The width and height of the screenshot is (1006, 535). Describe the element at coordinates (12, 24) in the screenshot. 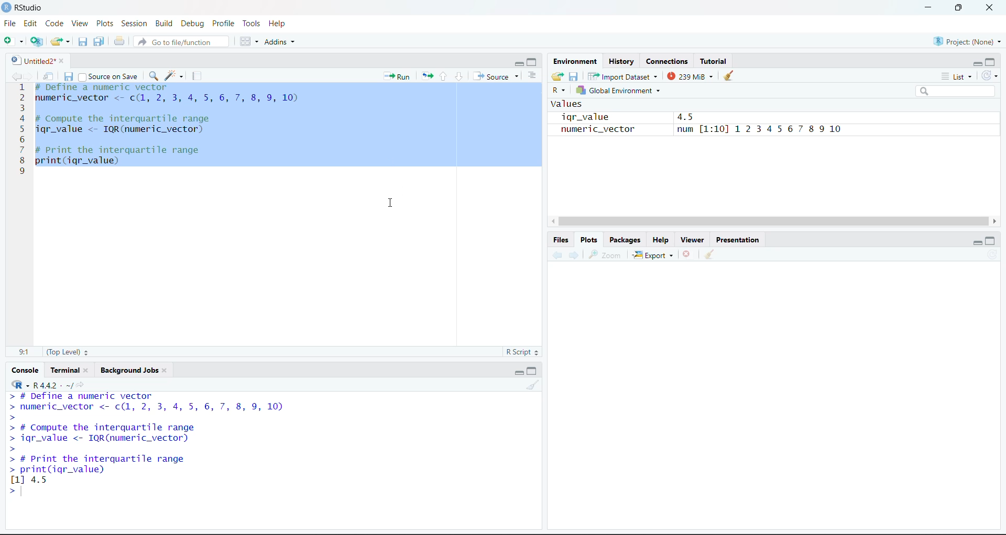

I see `File` at that location.